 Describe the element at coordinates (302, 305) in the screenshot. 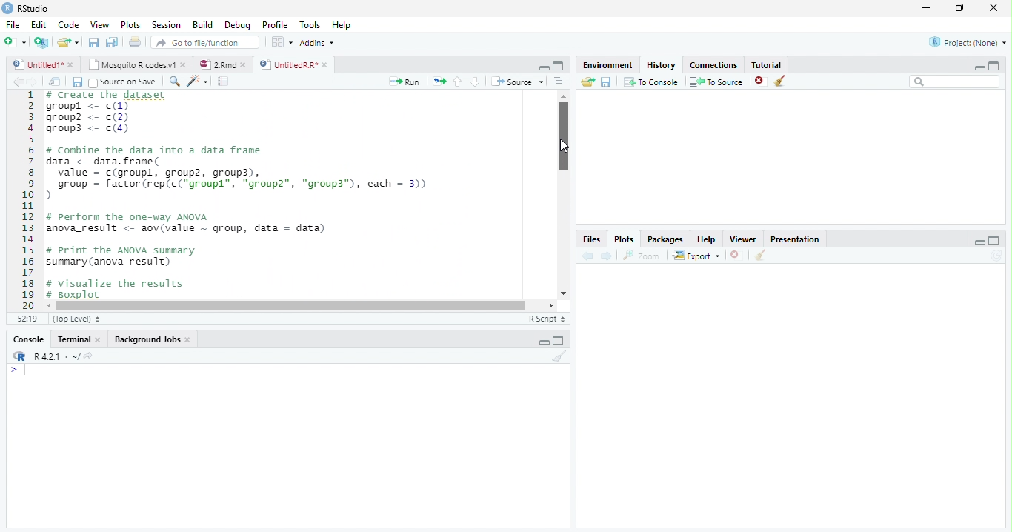

I see `Scrollbar` at that location.